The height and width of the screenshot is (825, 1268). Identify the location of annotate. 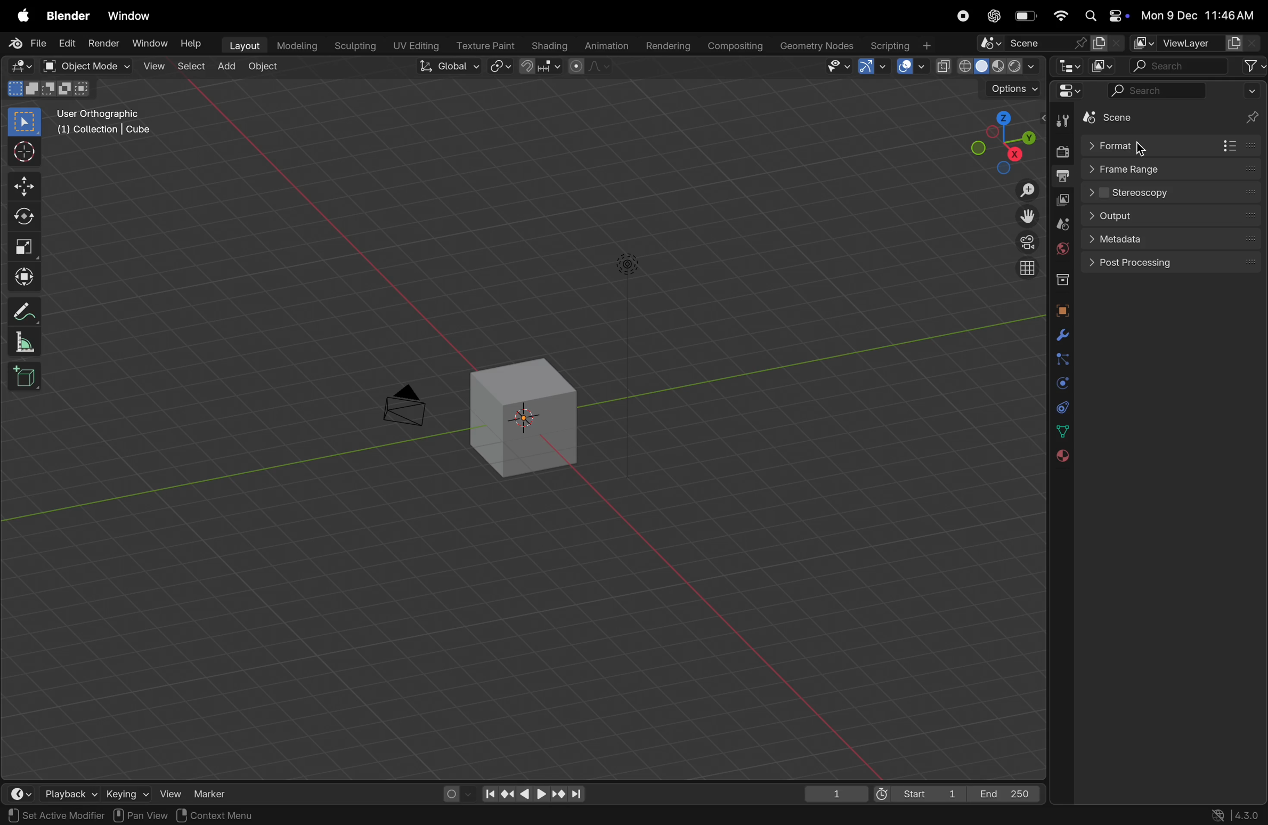
(22, 311).